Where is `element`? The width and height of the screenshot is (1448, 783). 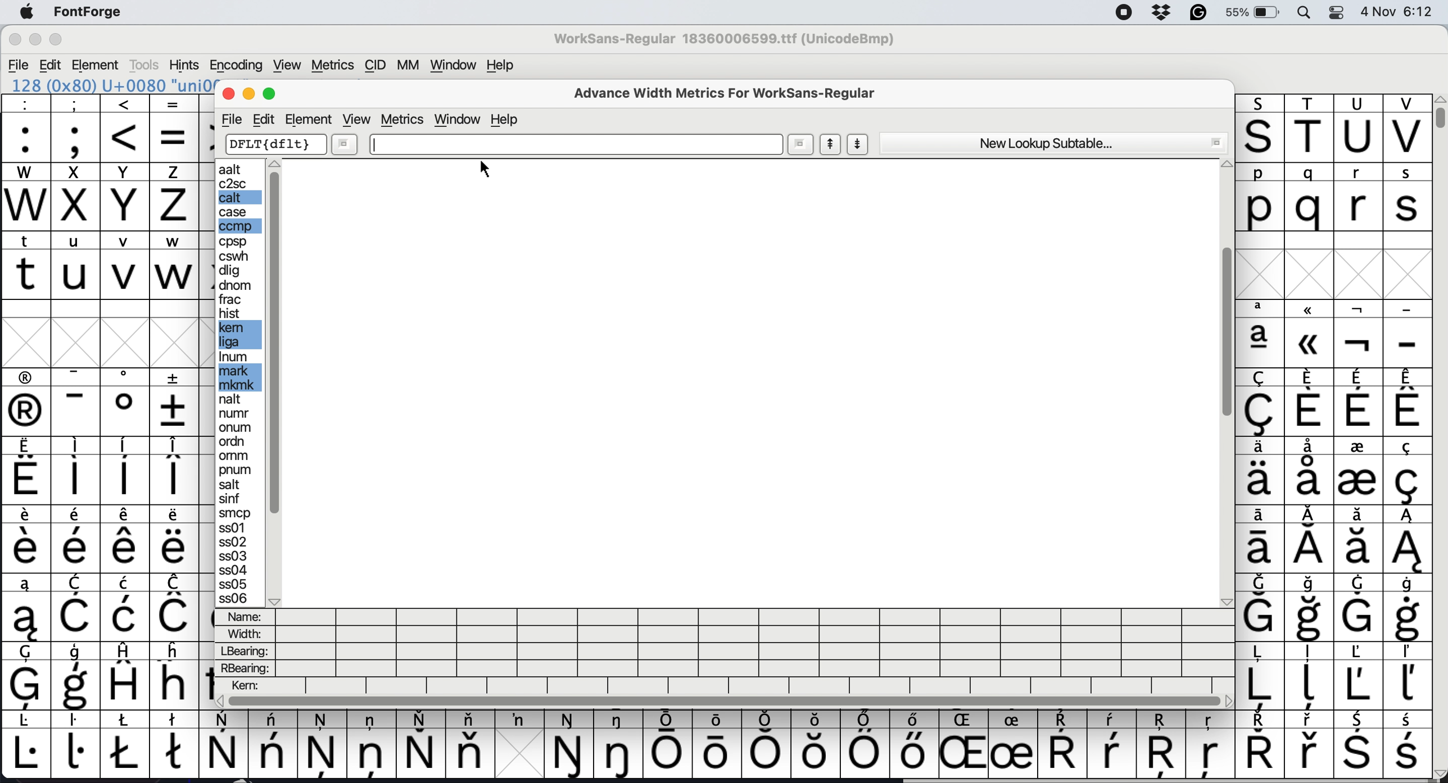
element is located at coordinates (310, 119).